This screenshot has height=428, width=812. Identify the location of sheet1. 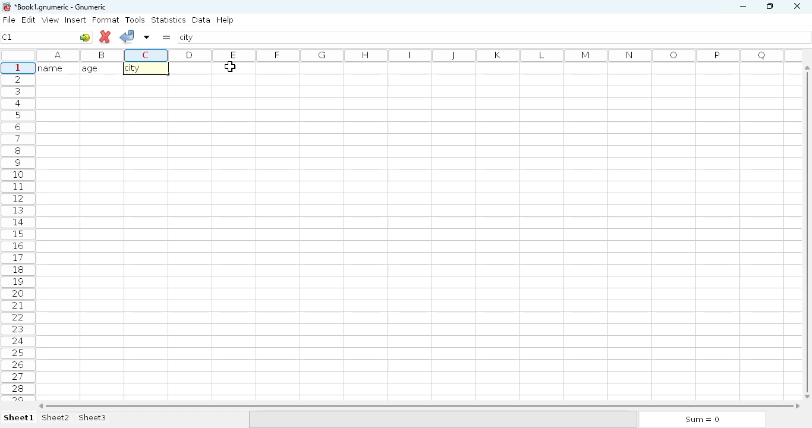
(19, 418).